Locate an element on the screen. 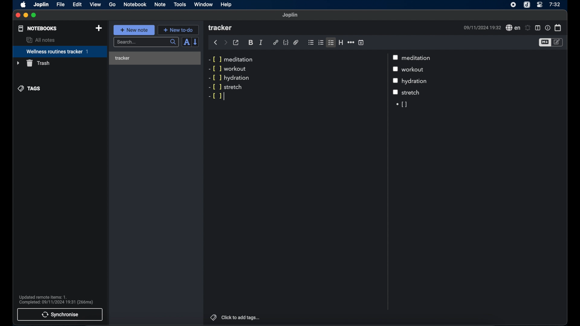  code is located at coordinates (285, 43).